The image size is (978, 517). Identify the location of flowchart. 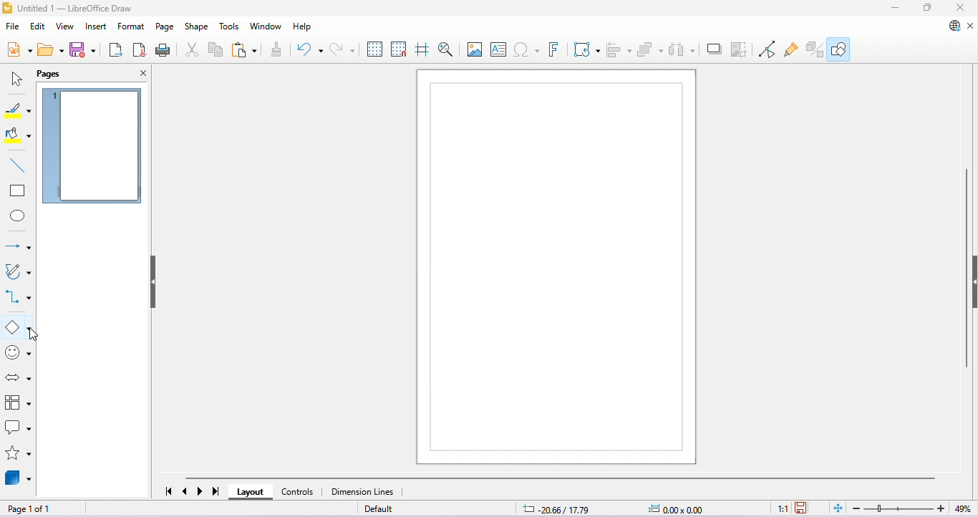
(18, 402).